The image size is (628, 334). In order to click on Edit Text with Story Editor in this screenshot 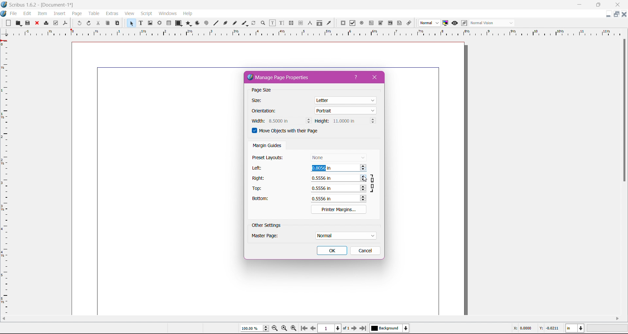, I will do `click(281, 23)`.